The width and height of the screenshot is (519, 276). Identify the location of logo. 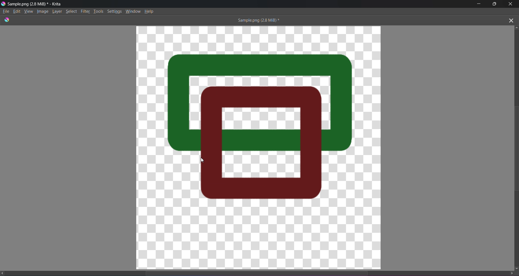
(7, 19).